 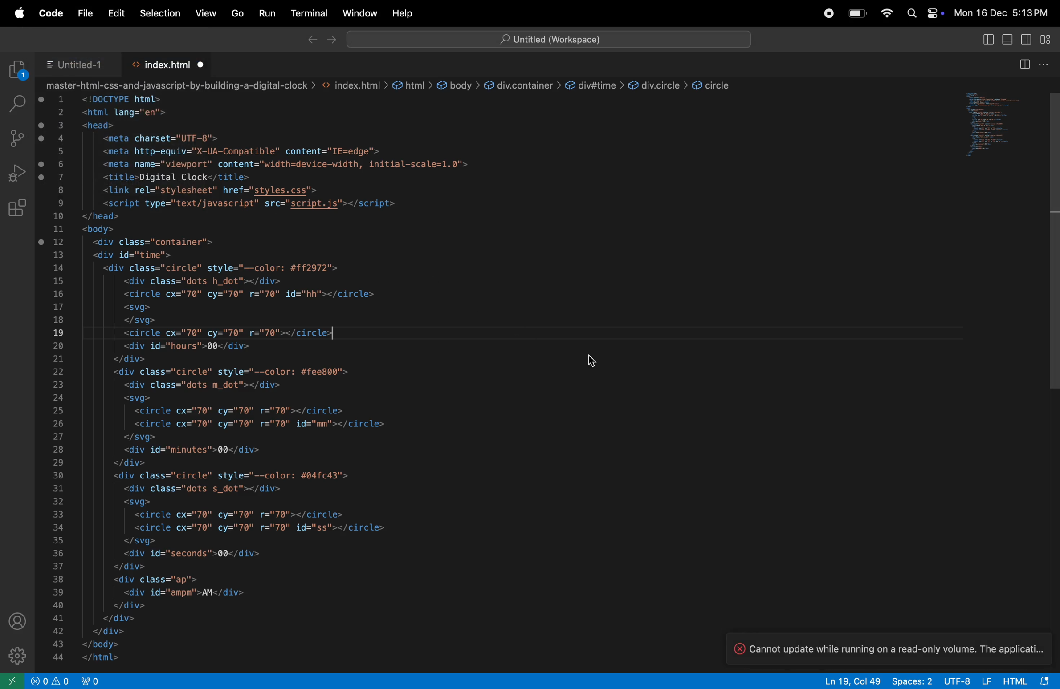 I want to click on <script type="text/javascript" src="script.js"></script>, so click(x=262, y=204).